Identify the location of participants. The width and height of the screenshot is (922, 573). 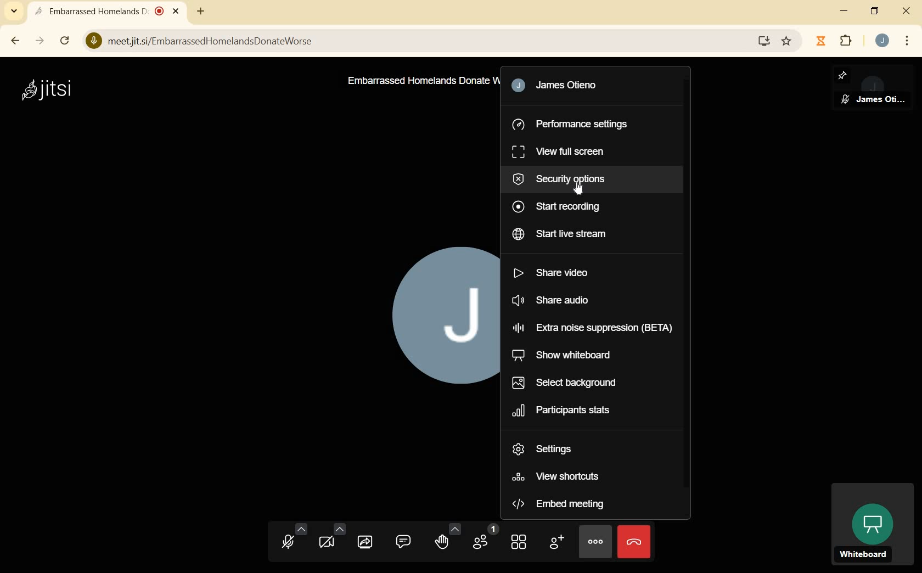
(486, 540).